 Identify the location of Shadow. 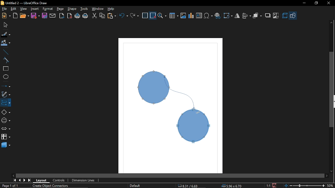
(267, 16).